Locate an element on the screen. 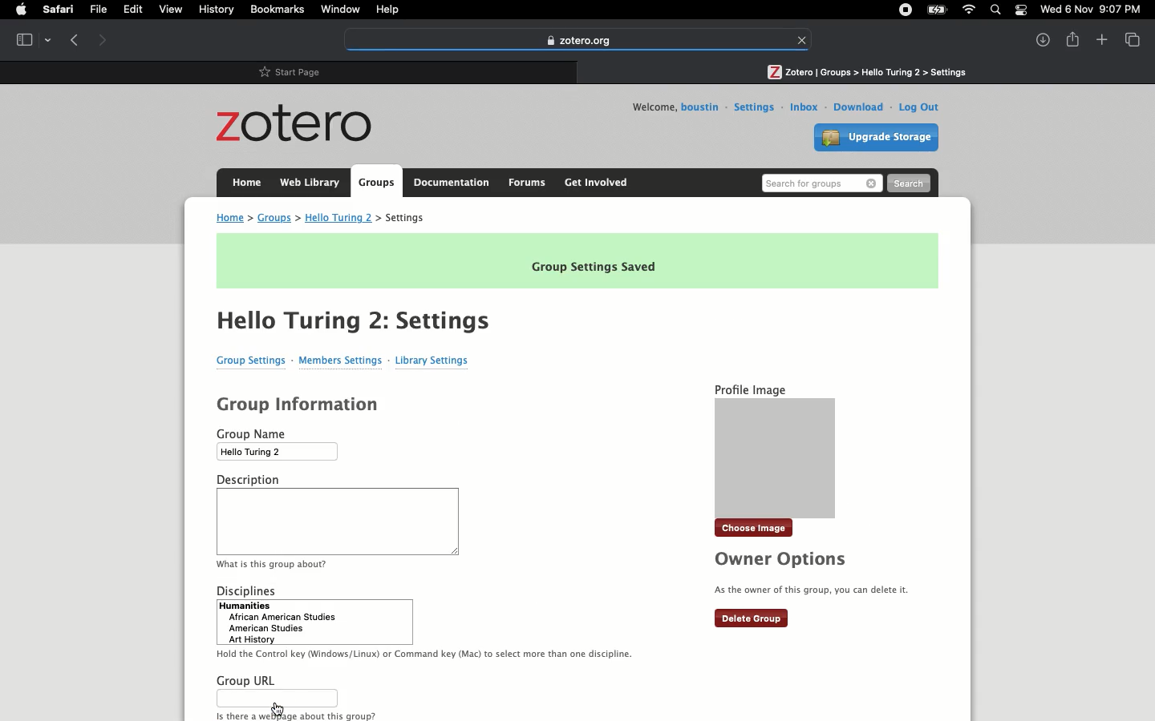 The height and width of the screenshot is (721, 1155). Hello Turing 2 Settings is located at coordinates (354, 319).